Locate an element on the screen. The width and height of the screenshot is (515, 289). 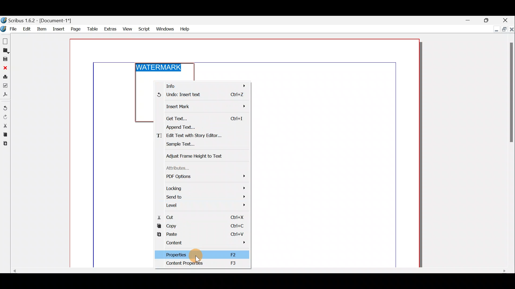
Close is located at coordinates (507, 19).